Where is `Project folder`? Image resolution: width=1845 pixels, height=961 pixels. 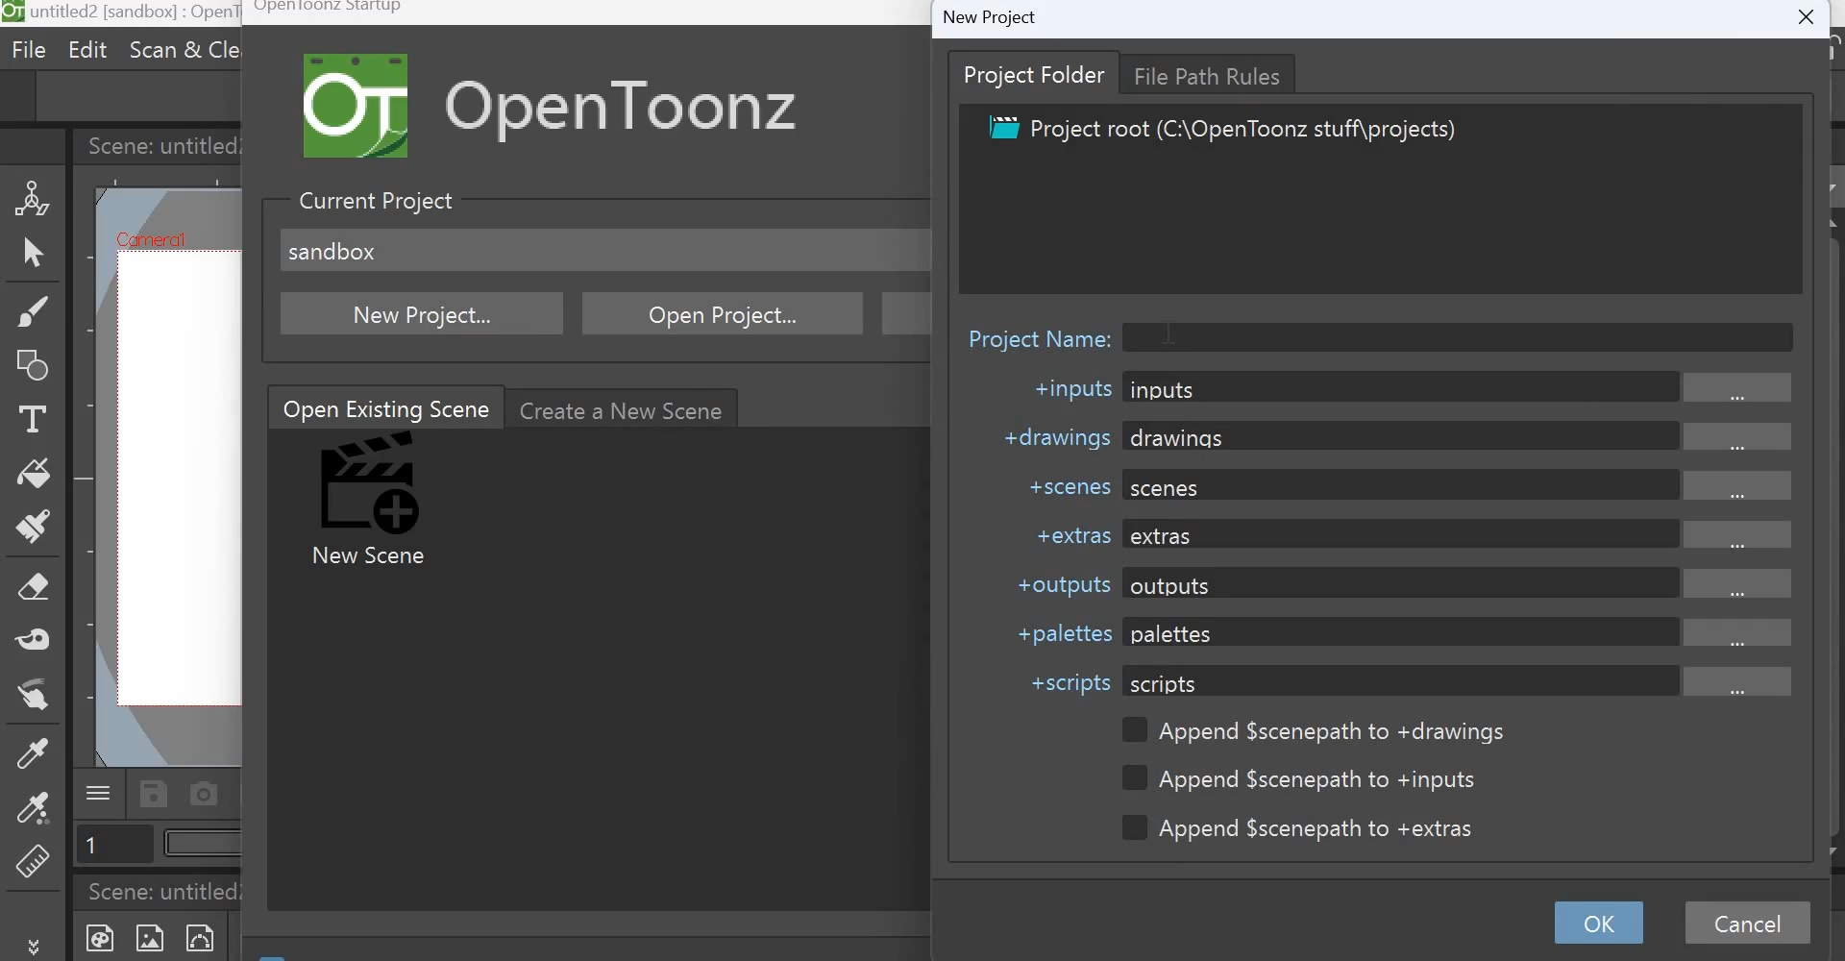
Project folder is located at coordinates (1036, 74).